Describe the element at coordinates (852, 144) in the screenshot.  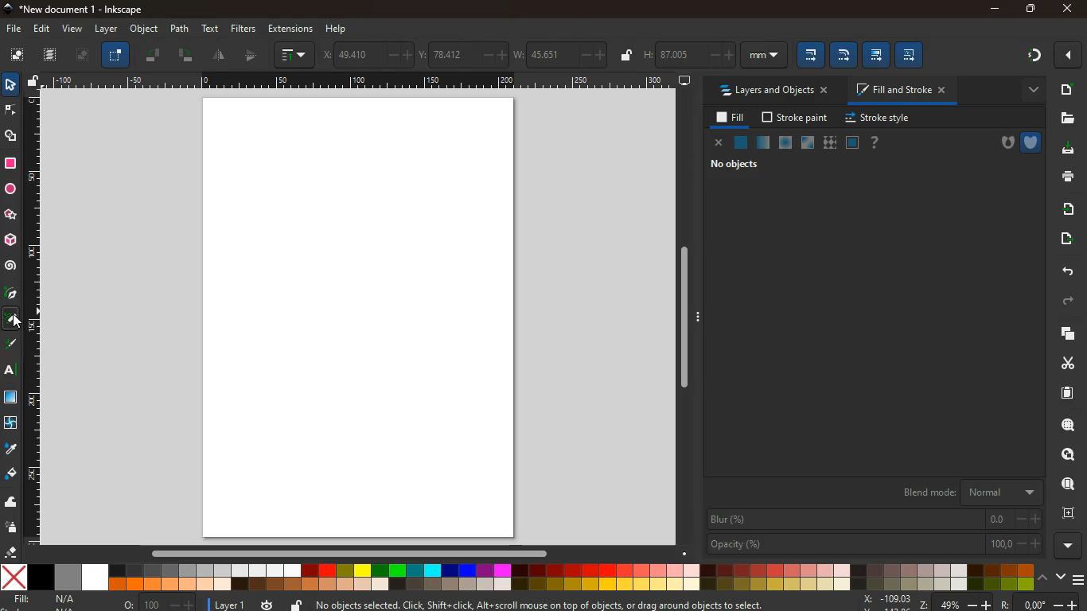
I see `square` at that location.